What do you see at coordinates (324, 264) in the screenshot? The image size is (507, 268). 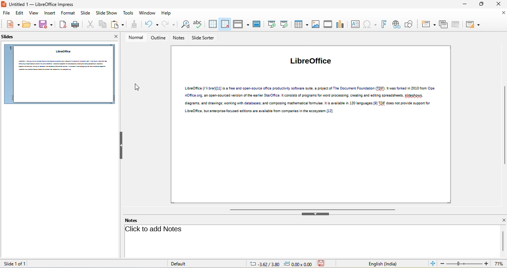 I see `the document has not been modified since the last save` at bounding box center [324, 264].